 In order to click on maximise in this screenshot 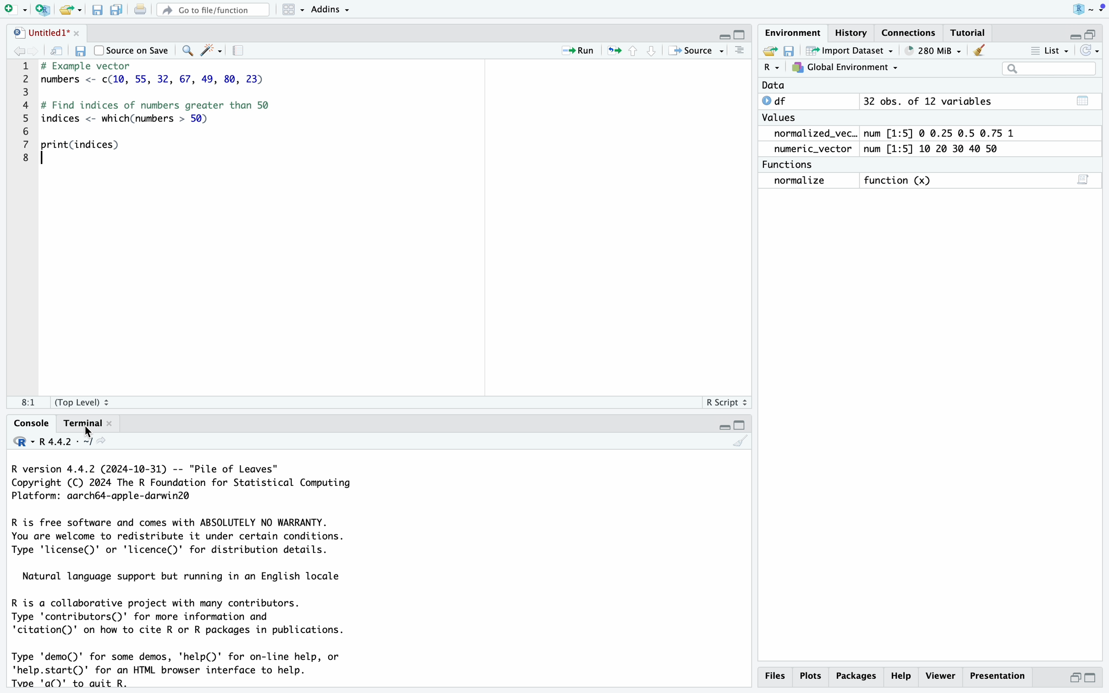, I will do `click(1091, 677)`.